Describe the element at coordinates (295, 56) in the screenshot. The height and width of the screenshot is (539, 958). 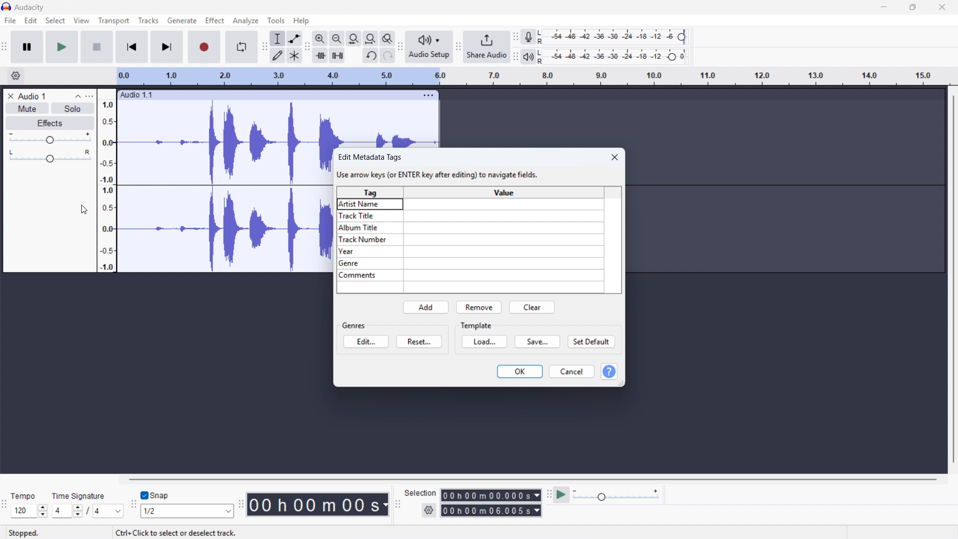
I see `multi tool` at that location.